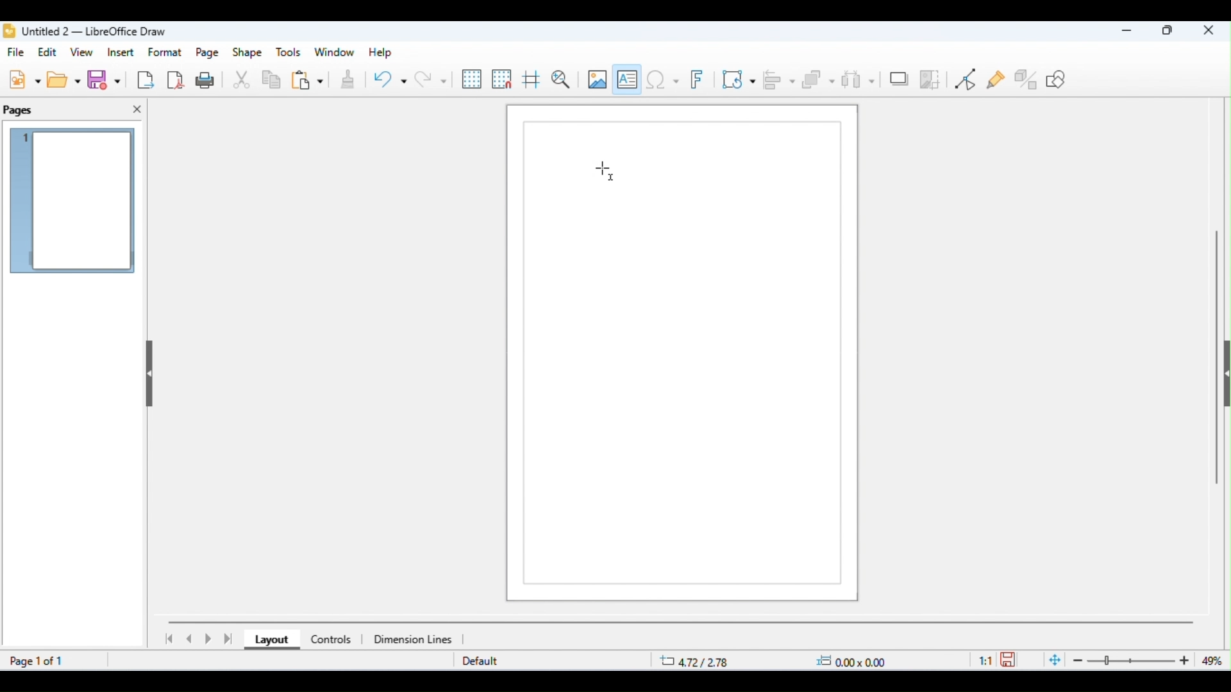  I want to click on save, so click(106, 80).